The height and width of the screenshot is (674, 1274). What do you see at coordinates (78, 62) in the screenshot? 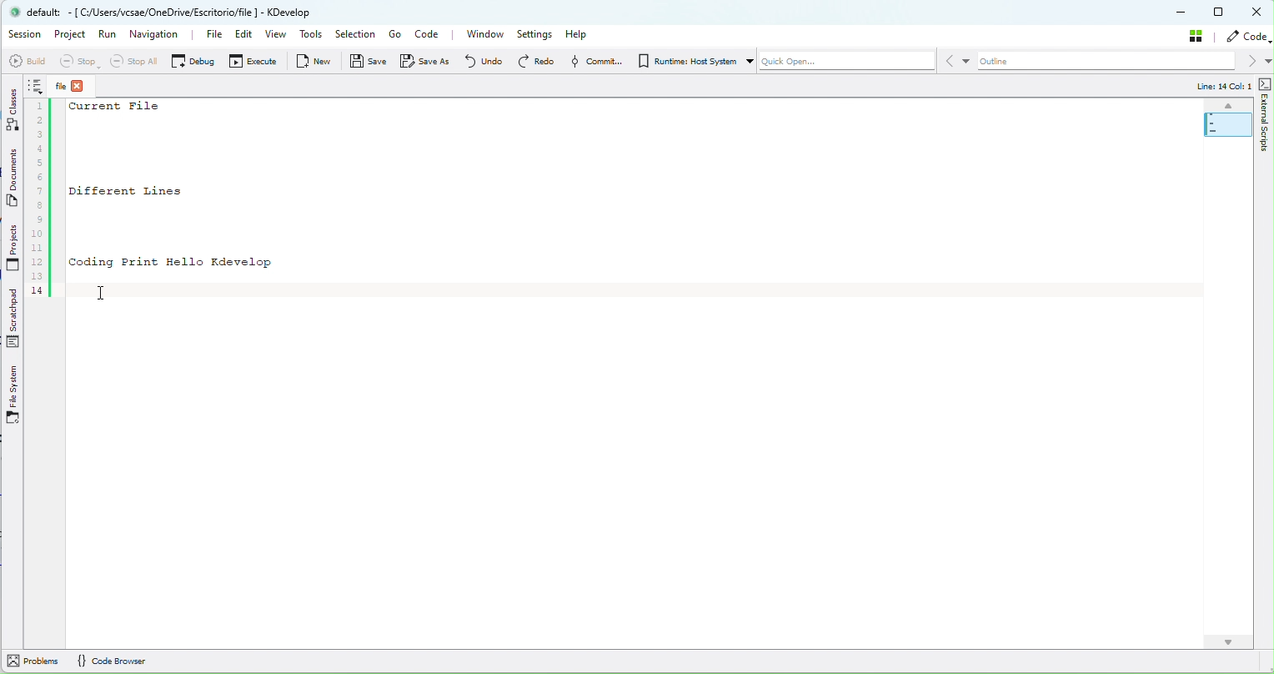
I see `stop` at bounding box center [78, 62].